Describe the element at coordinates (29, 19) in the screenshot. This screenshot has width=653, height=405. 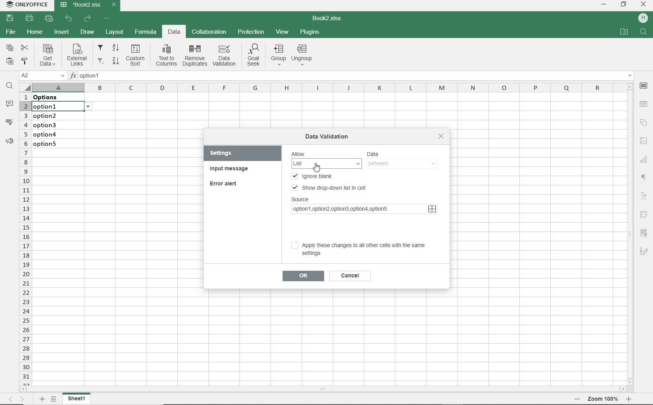
I see `PRINT` at that location.